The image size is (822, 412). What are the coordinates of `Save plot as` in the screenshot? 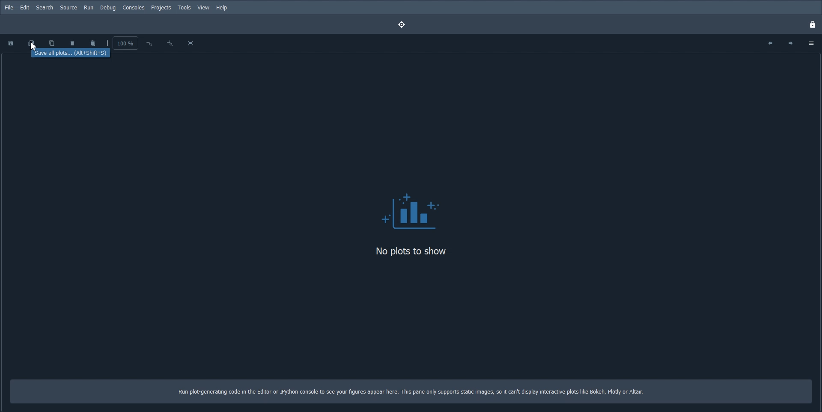 It's located at (11, 43).